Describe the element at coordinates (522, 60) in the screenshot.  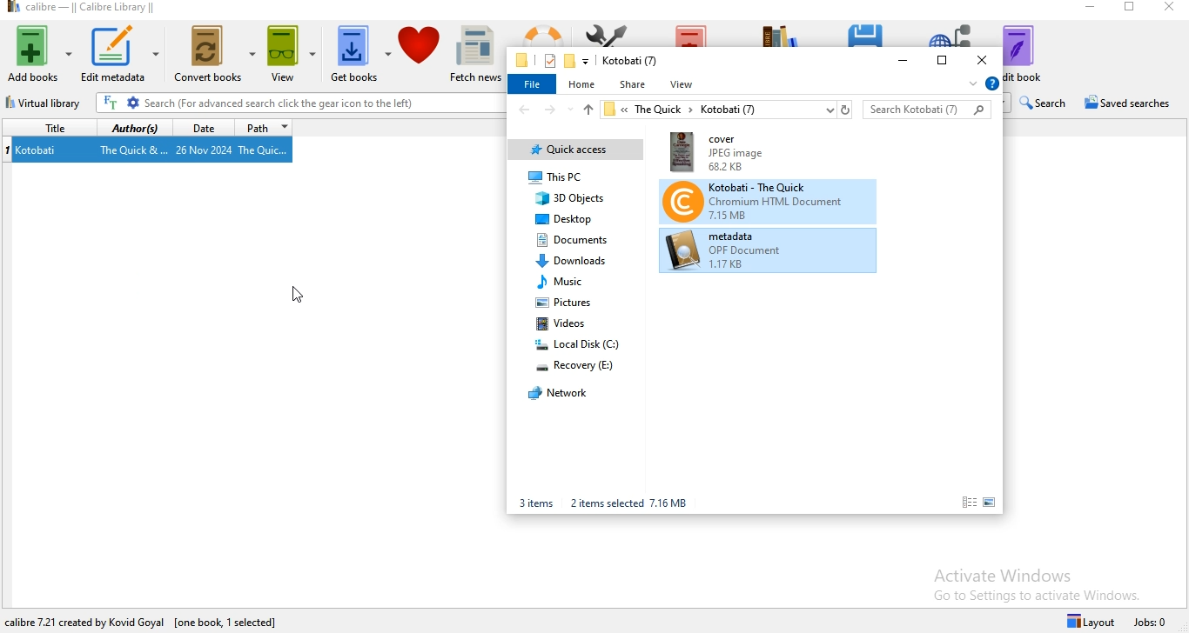
I see `file logo` at that location.